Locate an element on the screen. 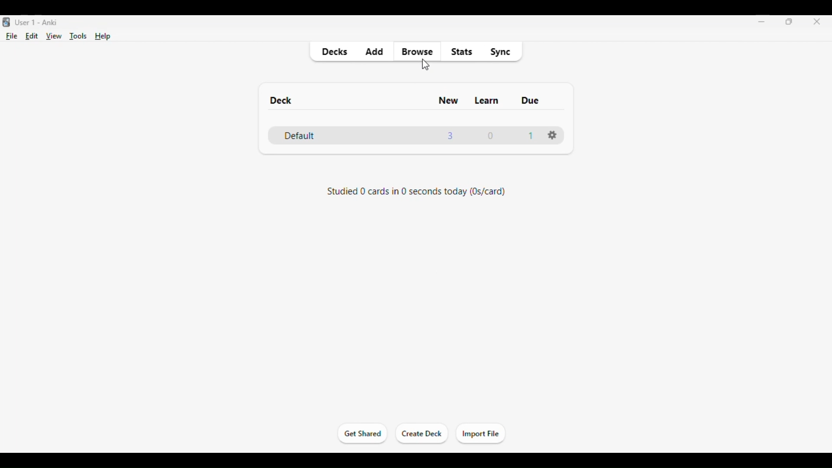  cursor is located at coordinates (426, 64).